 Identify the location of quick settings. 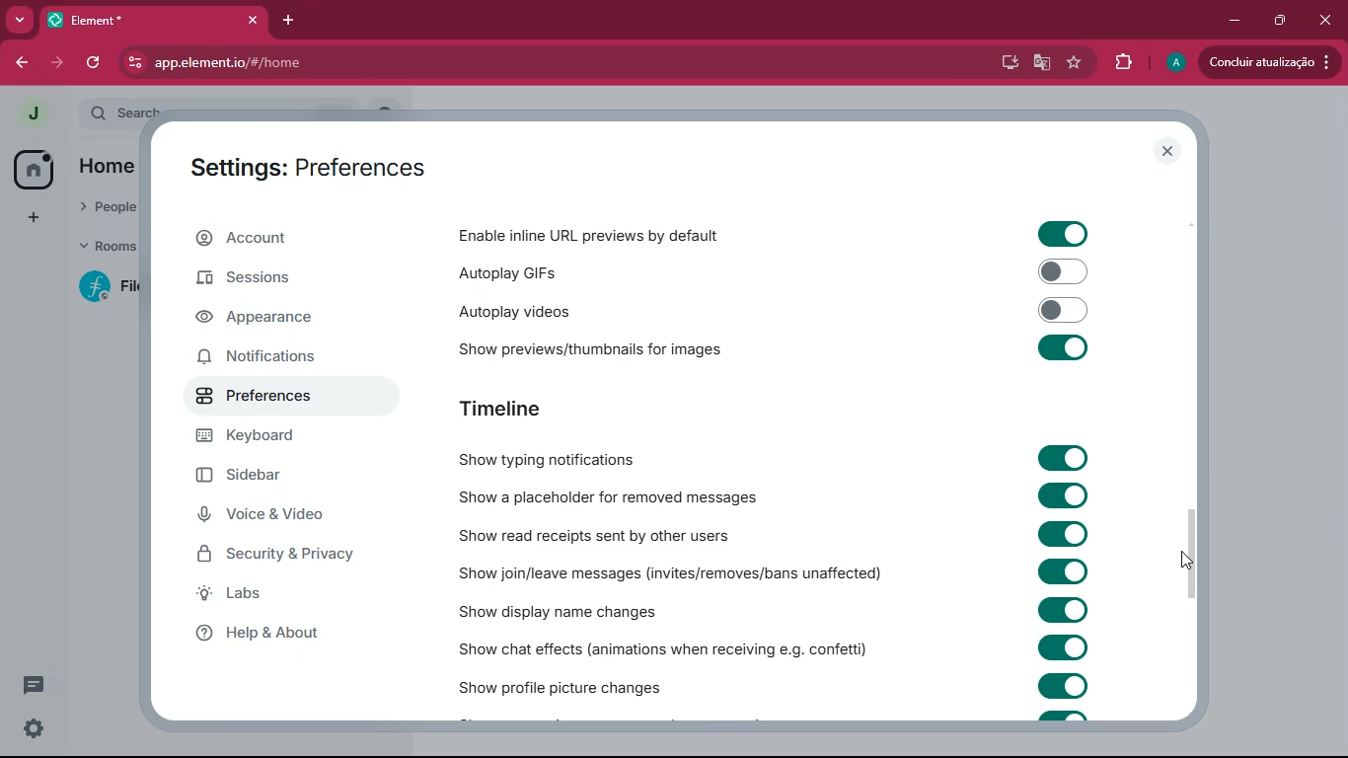
(34, 727).